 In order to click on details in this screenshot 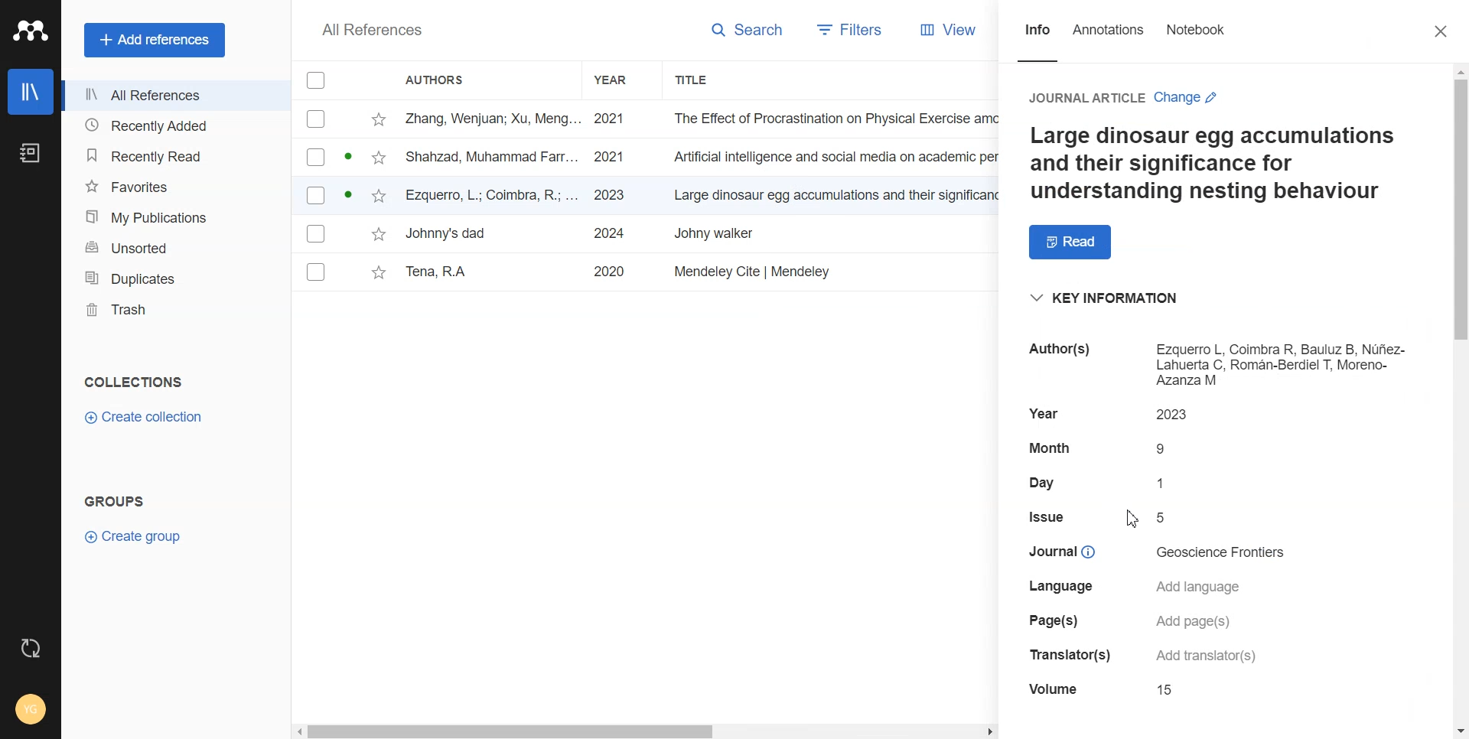, I will do `click(1044, 484)`.